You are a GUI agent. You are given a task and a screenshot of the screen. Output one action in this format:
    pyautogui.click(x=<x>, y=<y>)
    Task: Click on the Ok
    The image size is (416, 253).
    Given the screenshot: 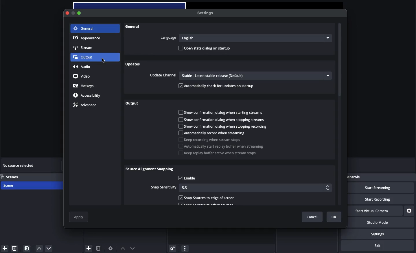 What is the action you would take?
    pyautogui.click(x=330, y=216)
    